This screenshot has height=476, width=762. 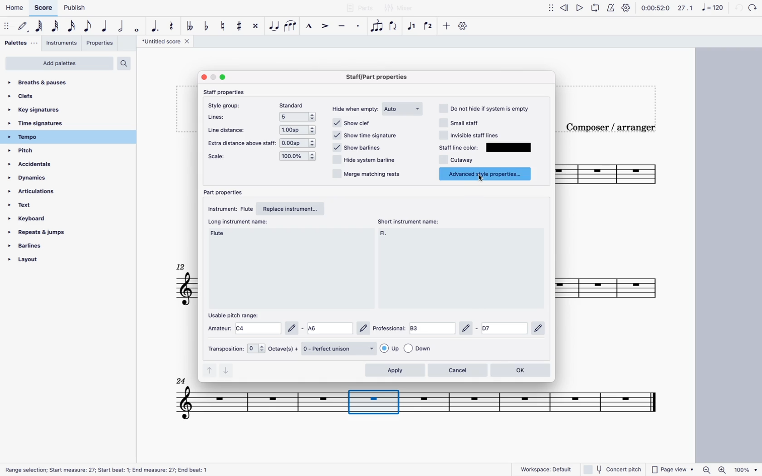 What do you see at coordinates (187, 41) in the screenshot?
I see `close tab` at bounding box center [187, 41].